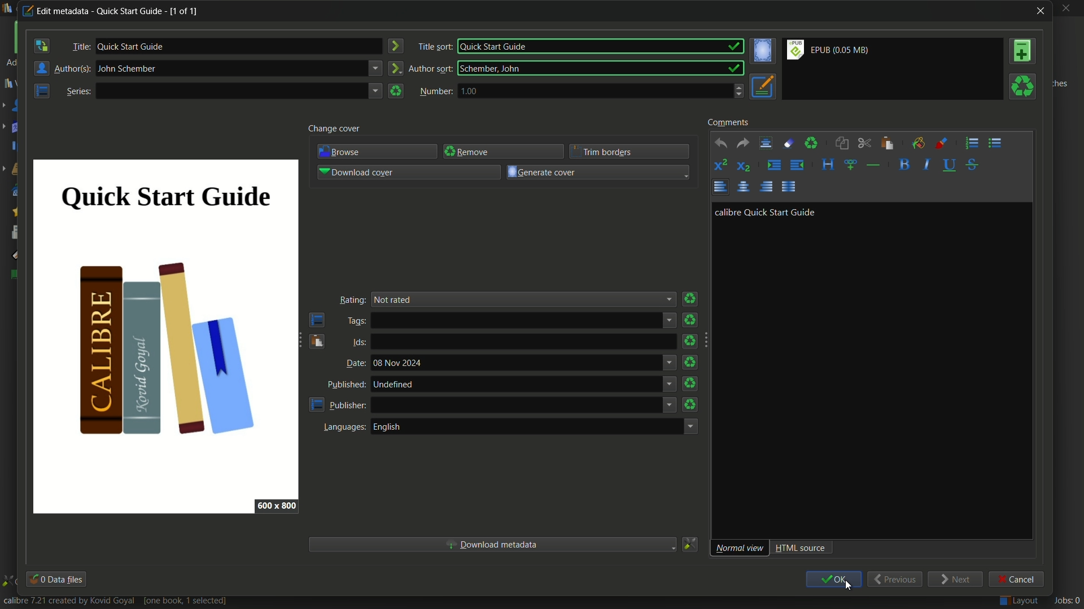 This screenshot has width=1084, height=609. Describe the element at coordinates (851, 589) in the screenshot. I see `` at that location.